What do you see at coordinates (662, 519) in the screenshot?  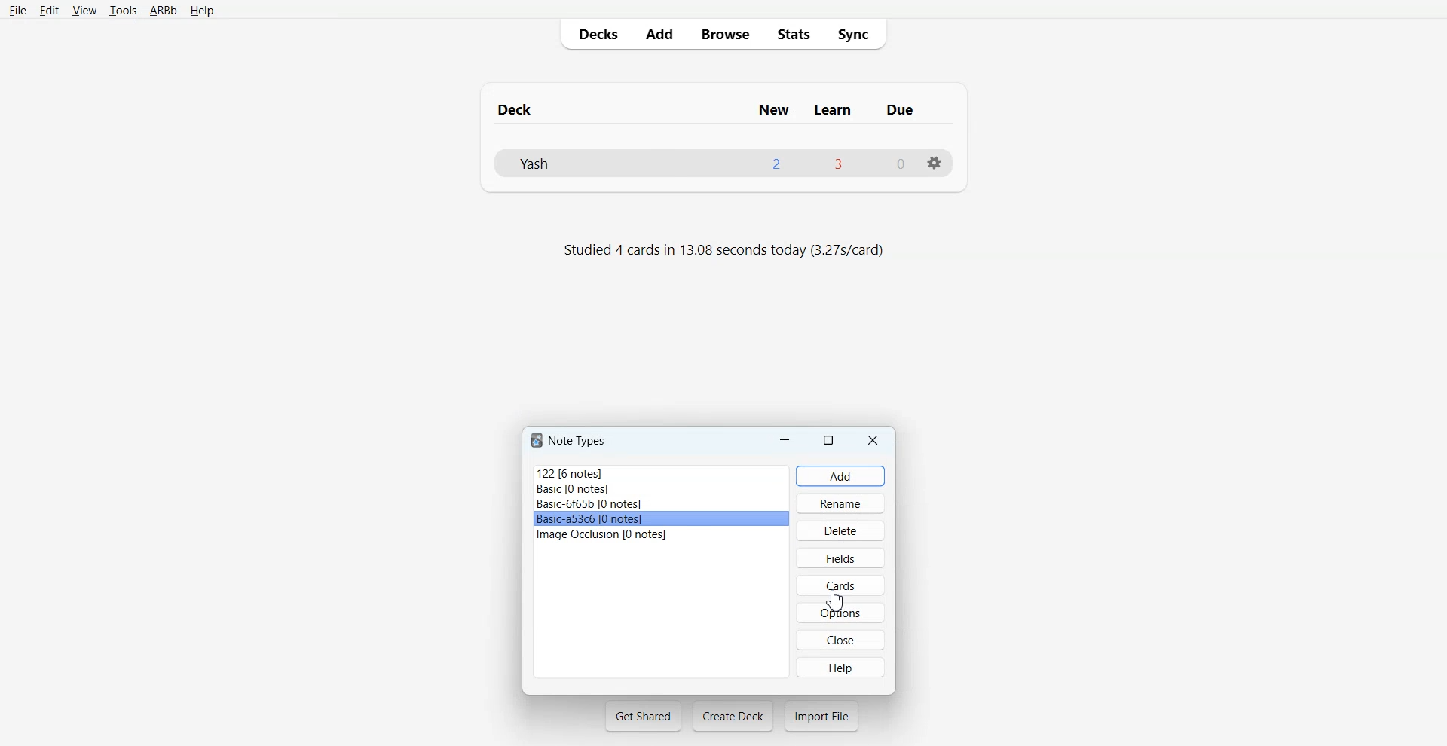 I see `Basic-a53r6` at bounding box center [662, 519].